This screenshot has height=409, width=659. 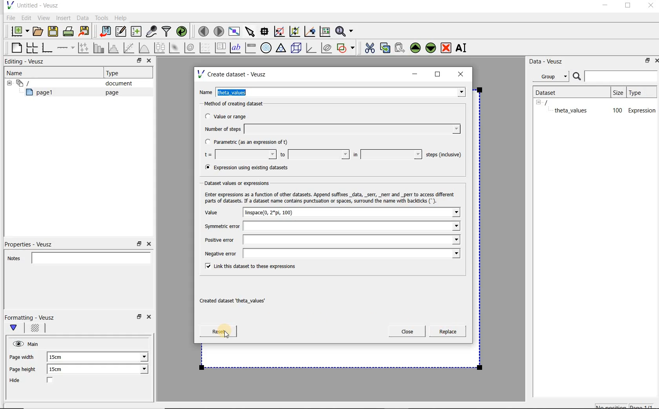 I want to click on Expression, so click(x=642, y=110).